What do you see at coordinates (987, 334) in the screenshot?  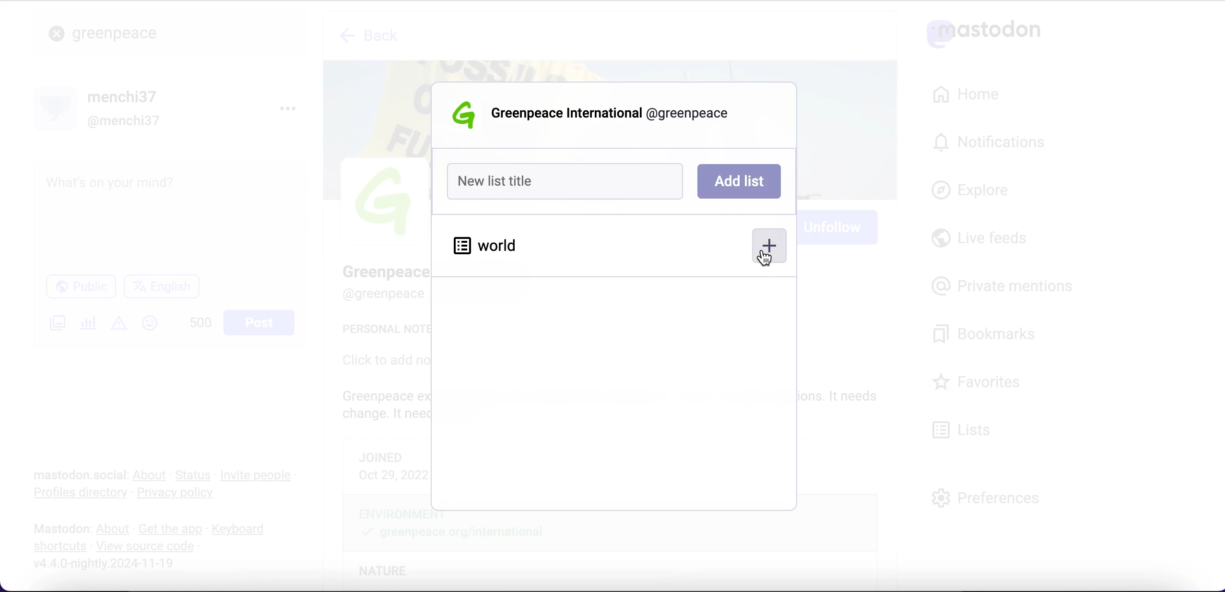 I see `bookmarks` at bounding box center [987, 334].